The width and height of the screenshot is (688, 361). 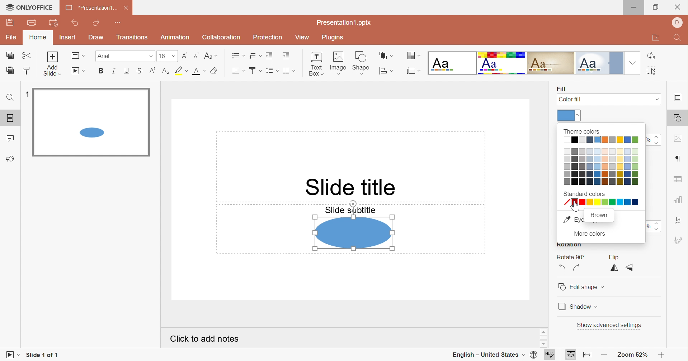 I want to click on ONLYOFFICE, so click(x=28, y=7).